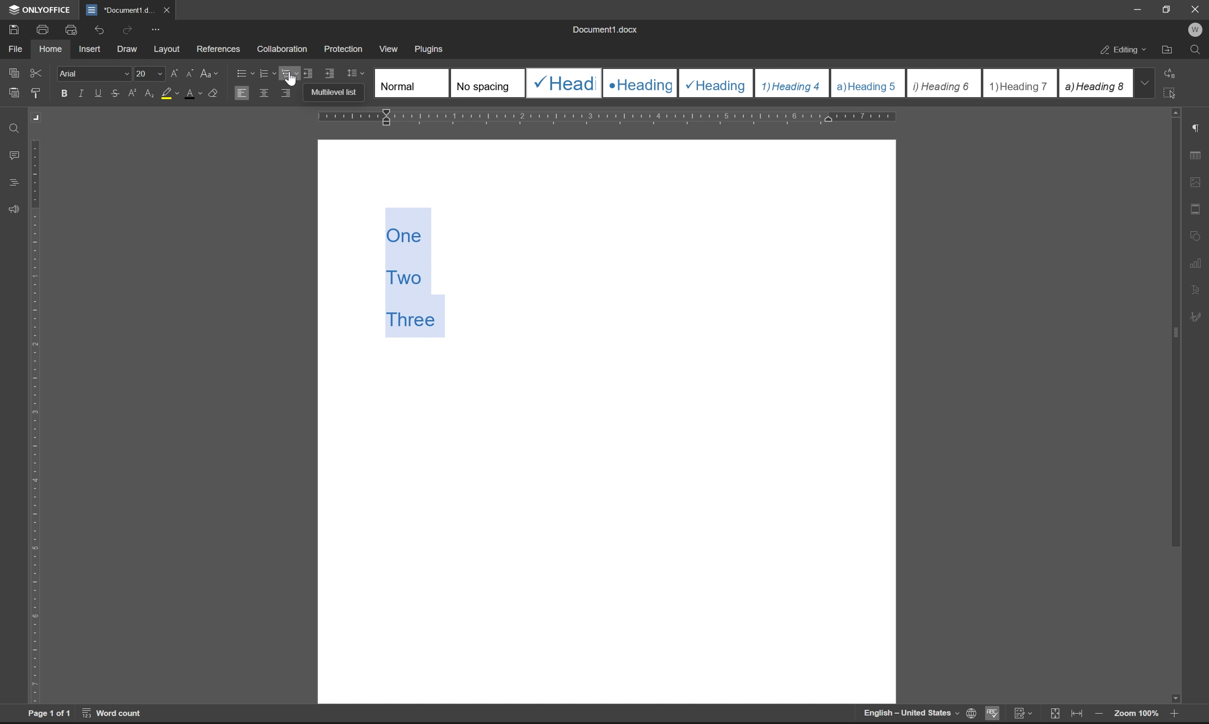 The height and width of the screenshot is (724, 1209). Describe the element at coordinates (1195, 50) in the screenshot. I see `find` at that location.